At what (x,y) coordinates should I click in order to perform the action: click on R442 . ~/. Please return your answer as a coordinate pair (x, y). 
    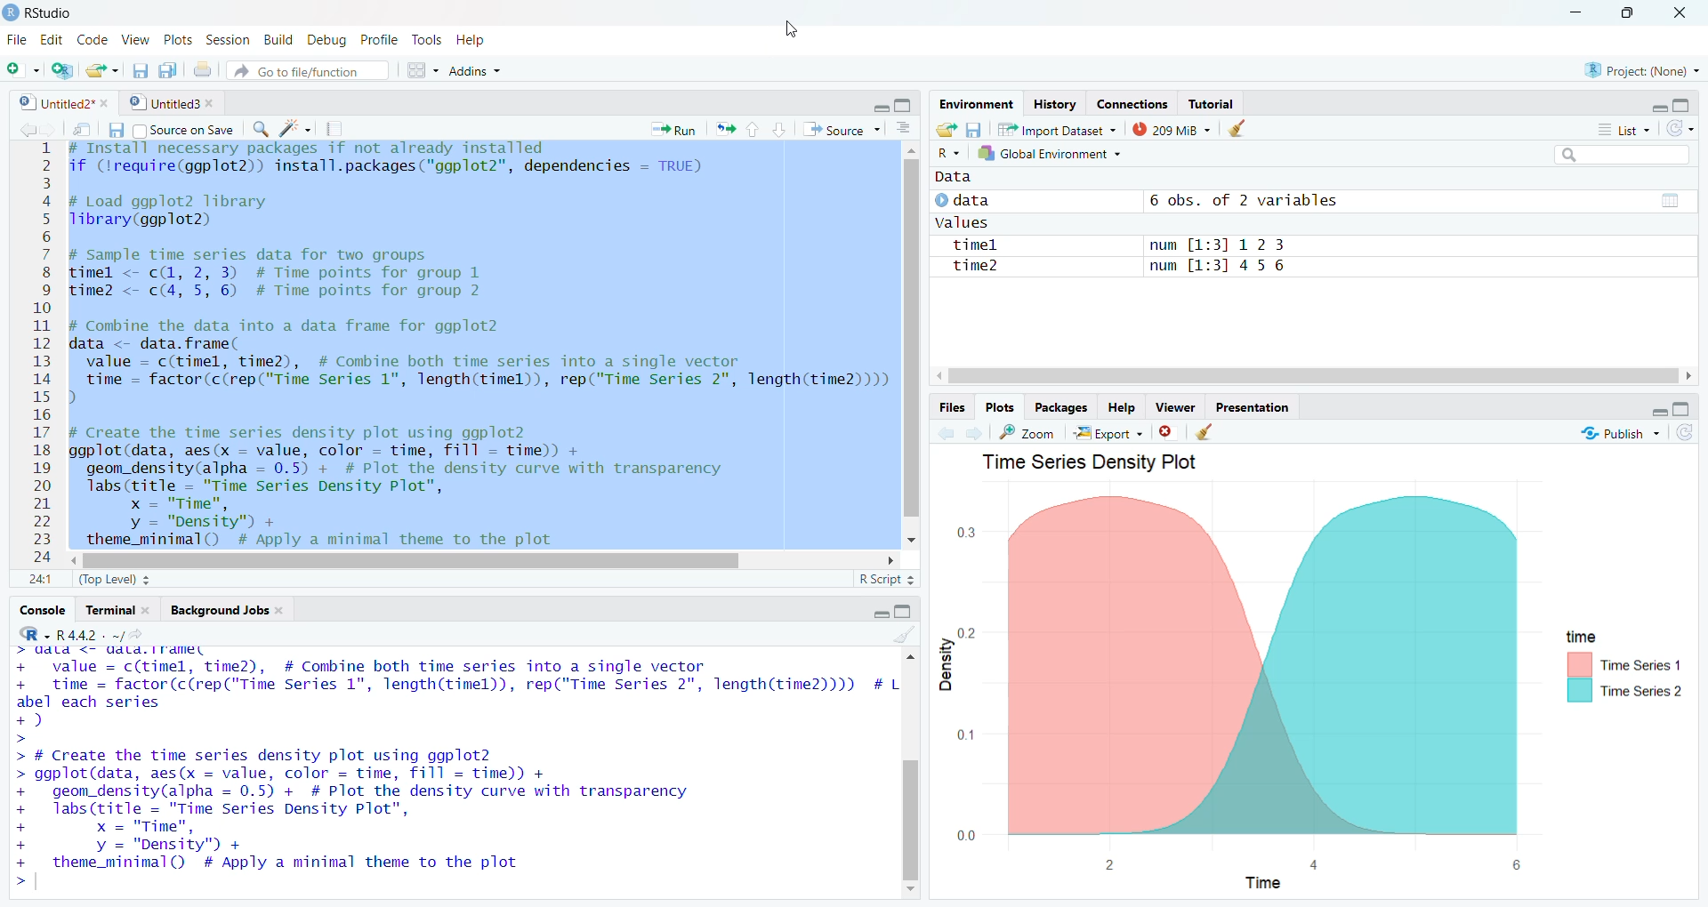
    Looking at the image, I should click on (90, 635).